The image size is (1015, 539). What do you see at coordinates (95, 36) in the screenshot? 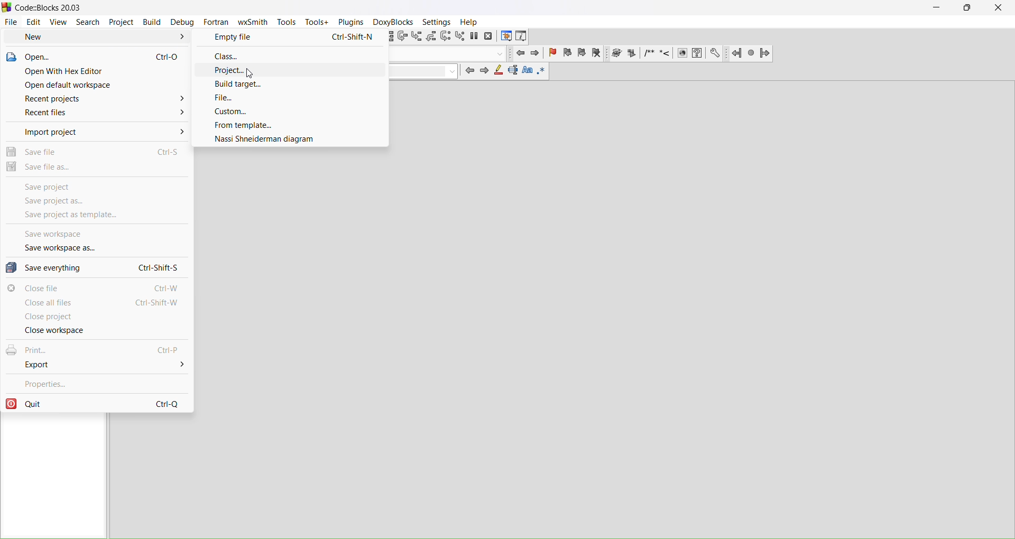
I see `new` at bounding box center [95, 36].